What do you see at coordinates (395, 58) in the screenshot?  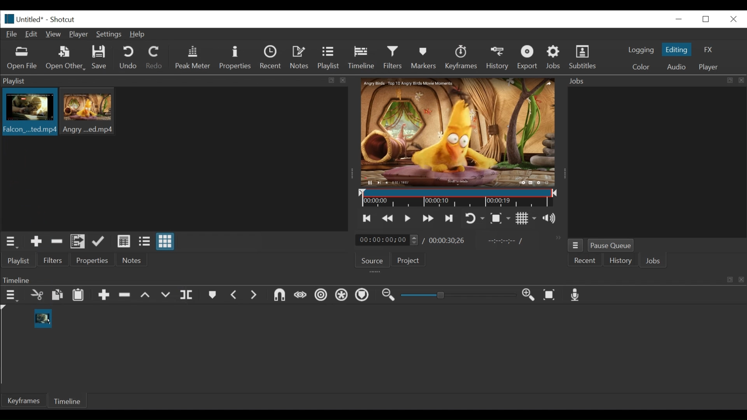 I see `Filters` at bounding box center [395, 58].